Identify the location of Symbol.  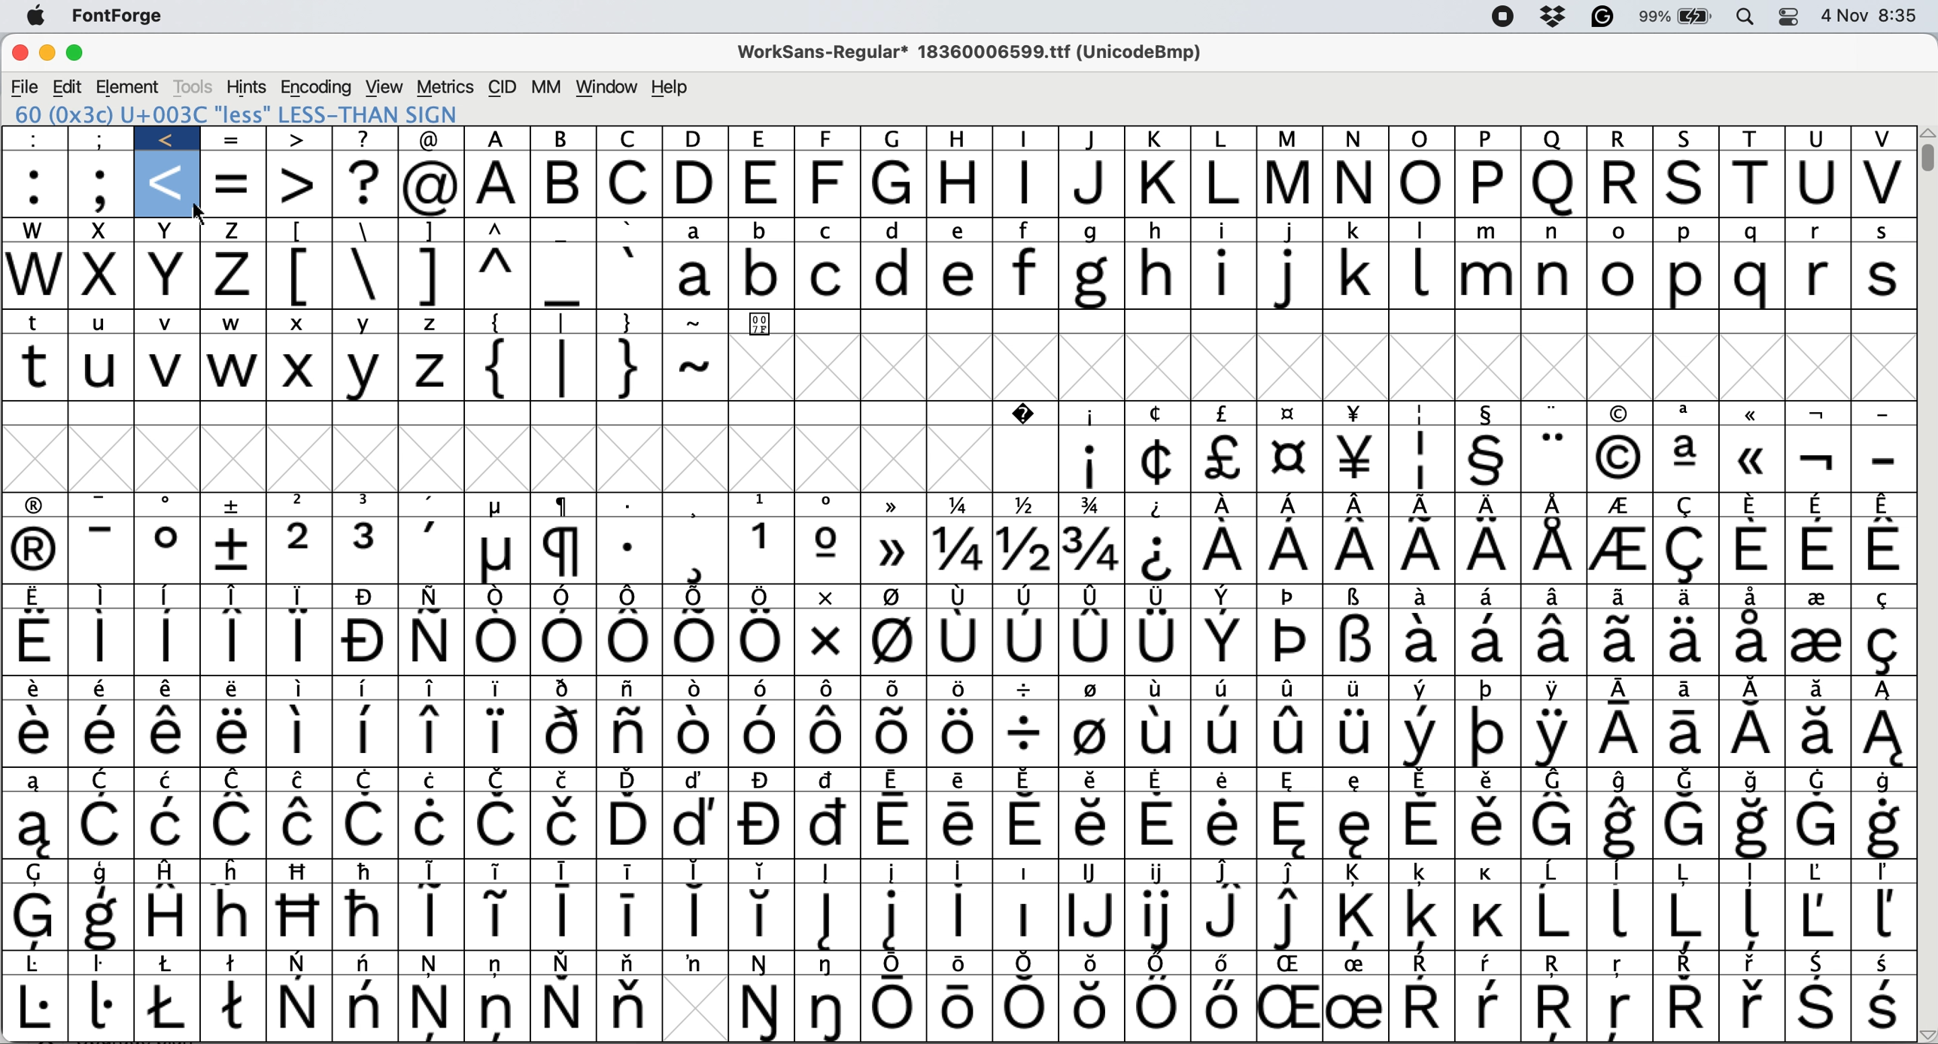
(295, 735).